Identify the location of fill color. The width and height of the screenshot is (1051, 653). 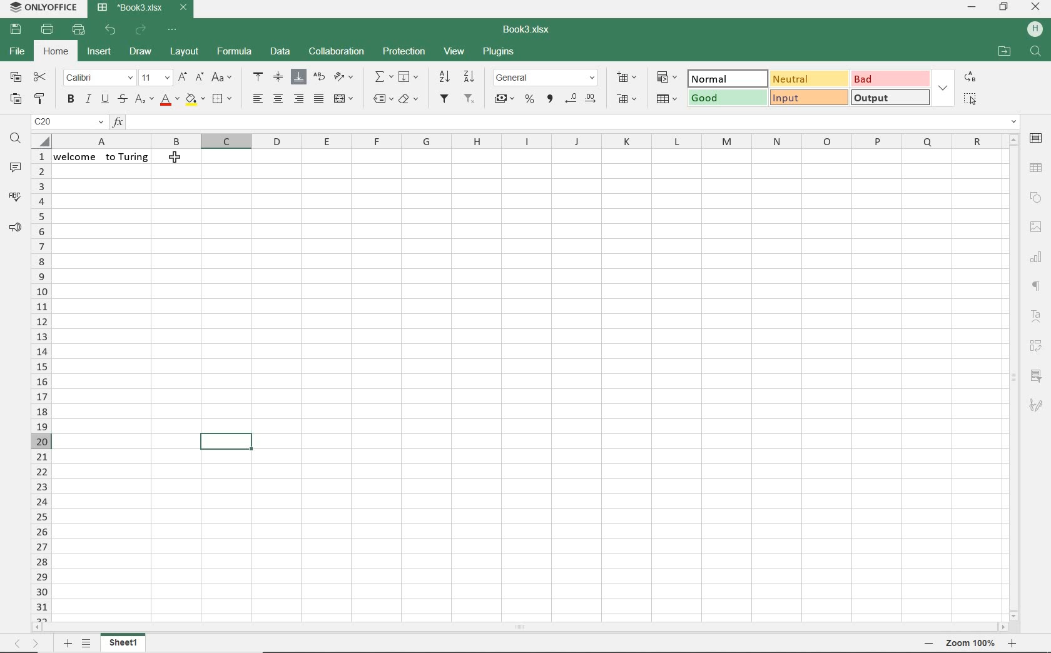
(195, 101).